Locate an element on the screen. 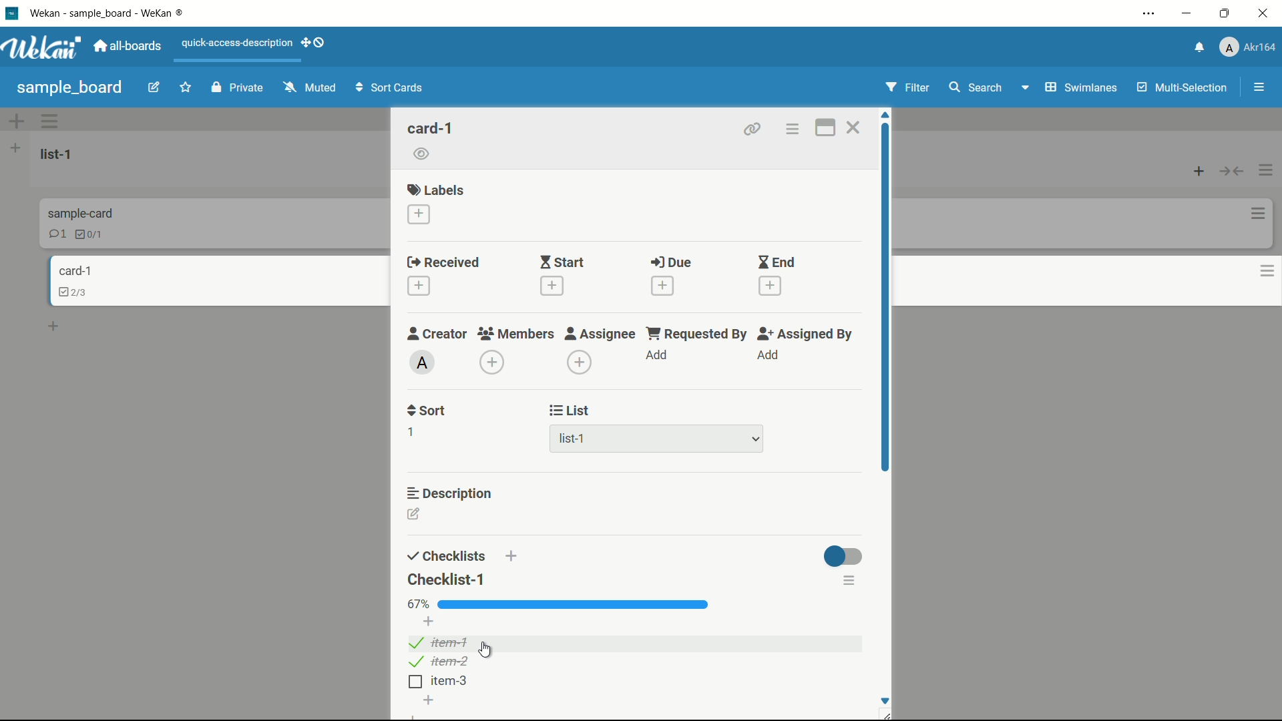  maximize card is located at coordinates (827, 128).